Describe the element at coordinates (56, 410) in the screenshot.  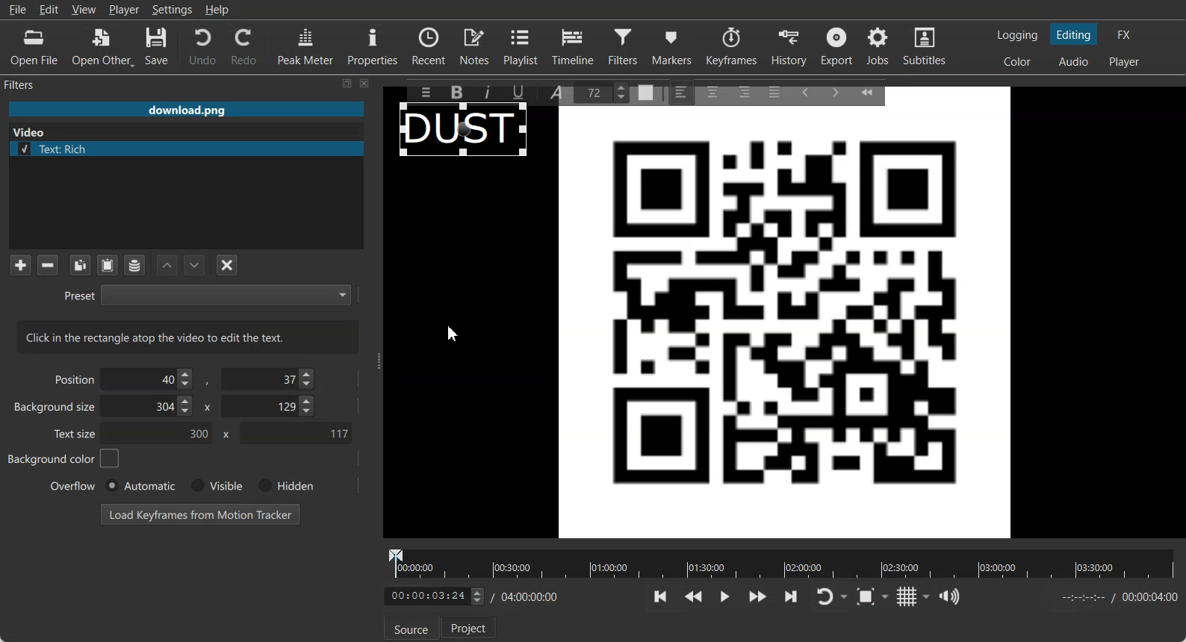
I see `Background size` at that location.